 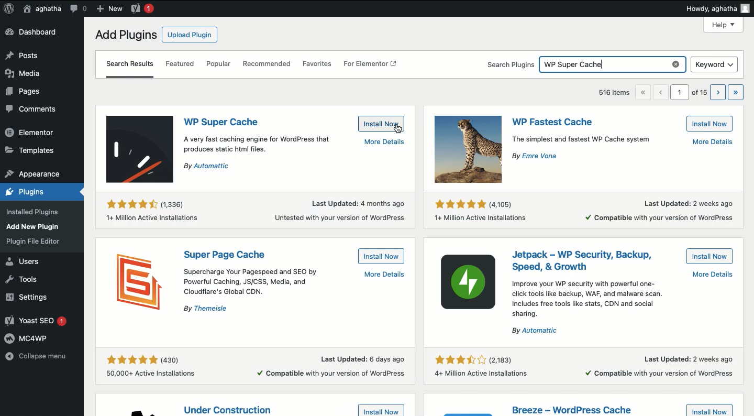 What do you see at coordinates (709, 123) in the screenshot?
I see `Install now` at bounding box center [709, 123].